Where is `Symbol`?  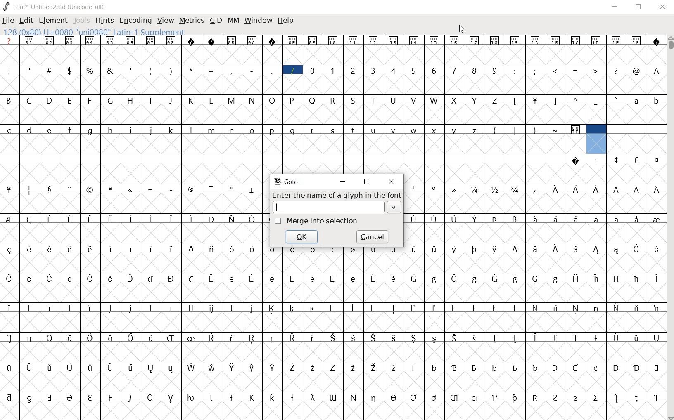 Symbol is located at coordinates (414, 188).